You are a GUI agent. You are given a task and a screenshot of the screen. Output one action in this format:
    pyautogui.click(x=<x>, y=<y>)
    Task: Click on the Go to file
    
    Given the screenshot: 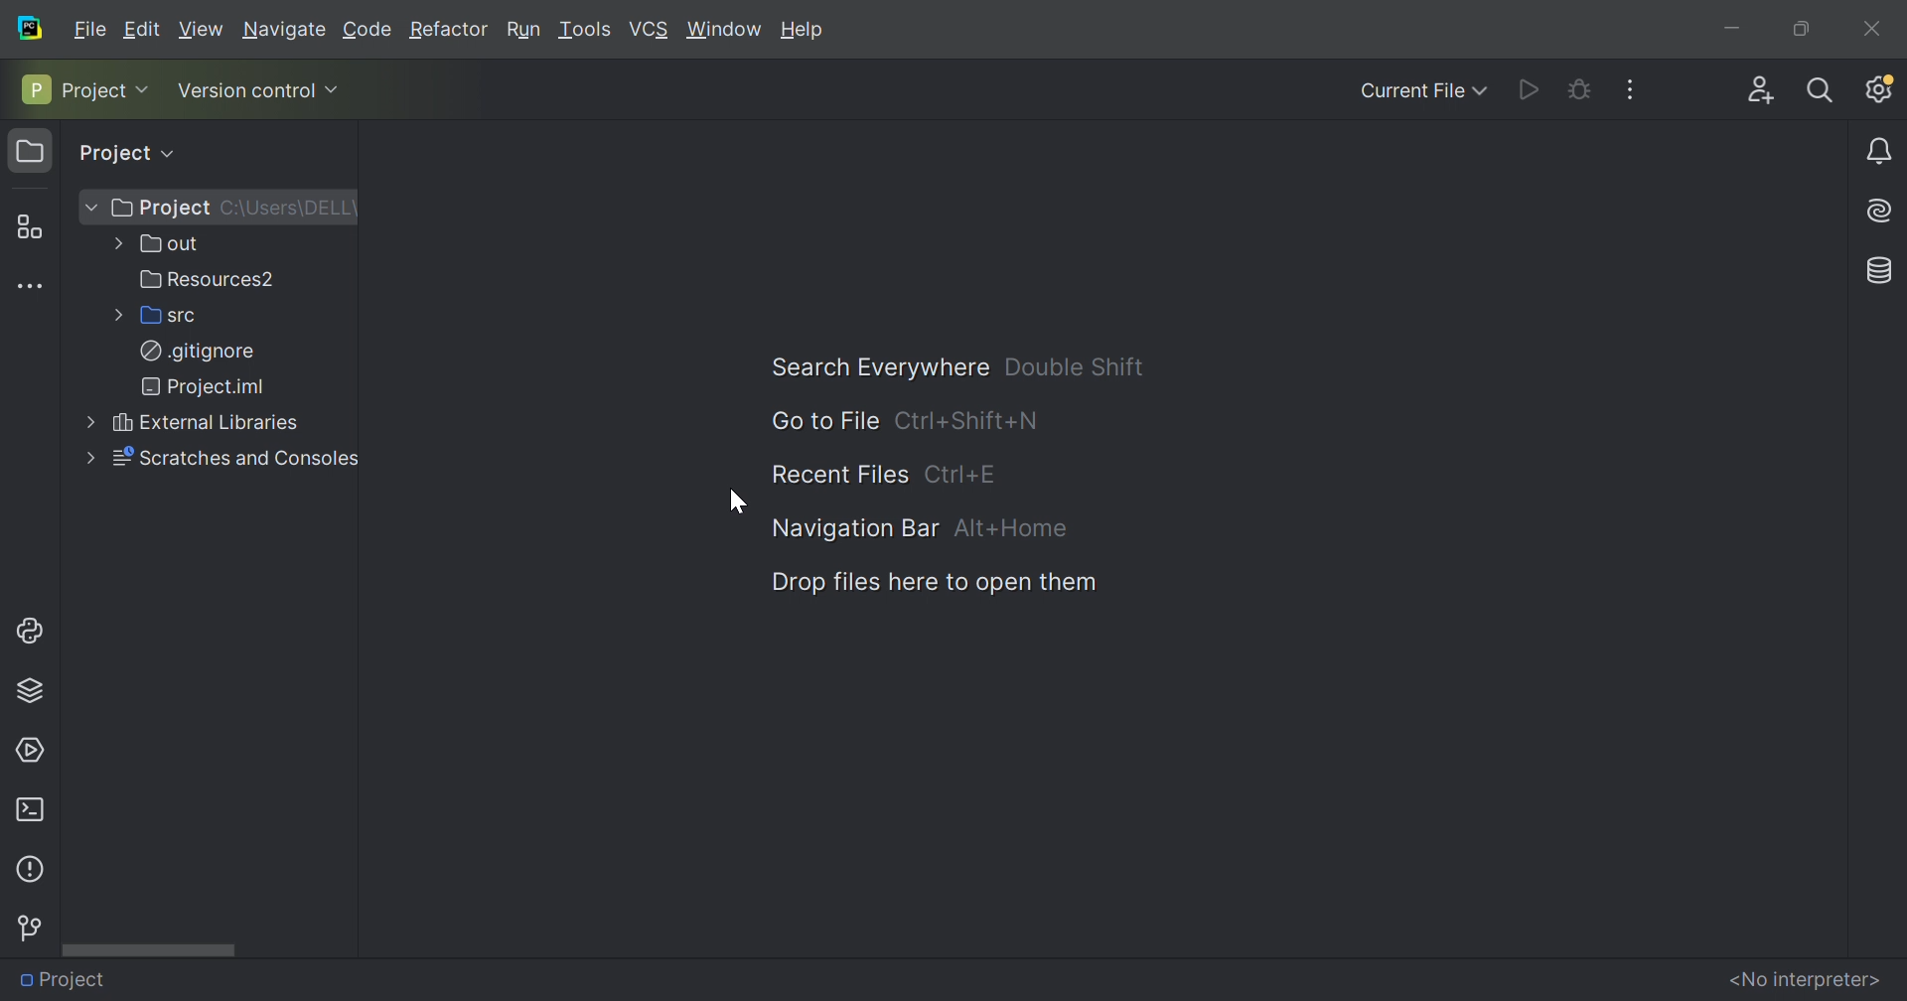 What is the action you would take?
    pyautogui.click(x=816, y=422)
    